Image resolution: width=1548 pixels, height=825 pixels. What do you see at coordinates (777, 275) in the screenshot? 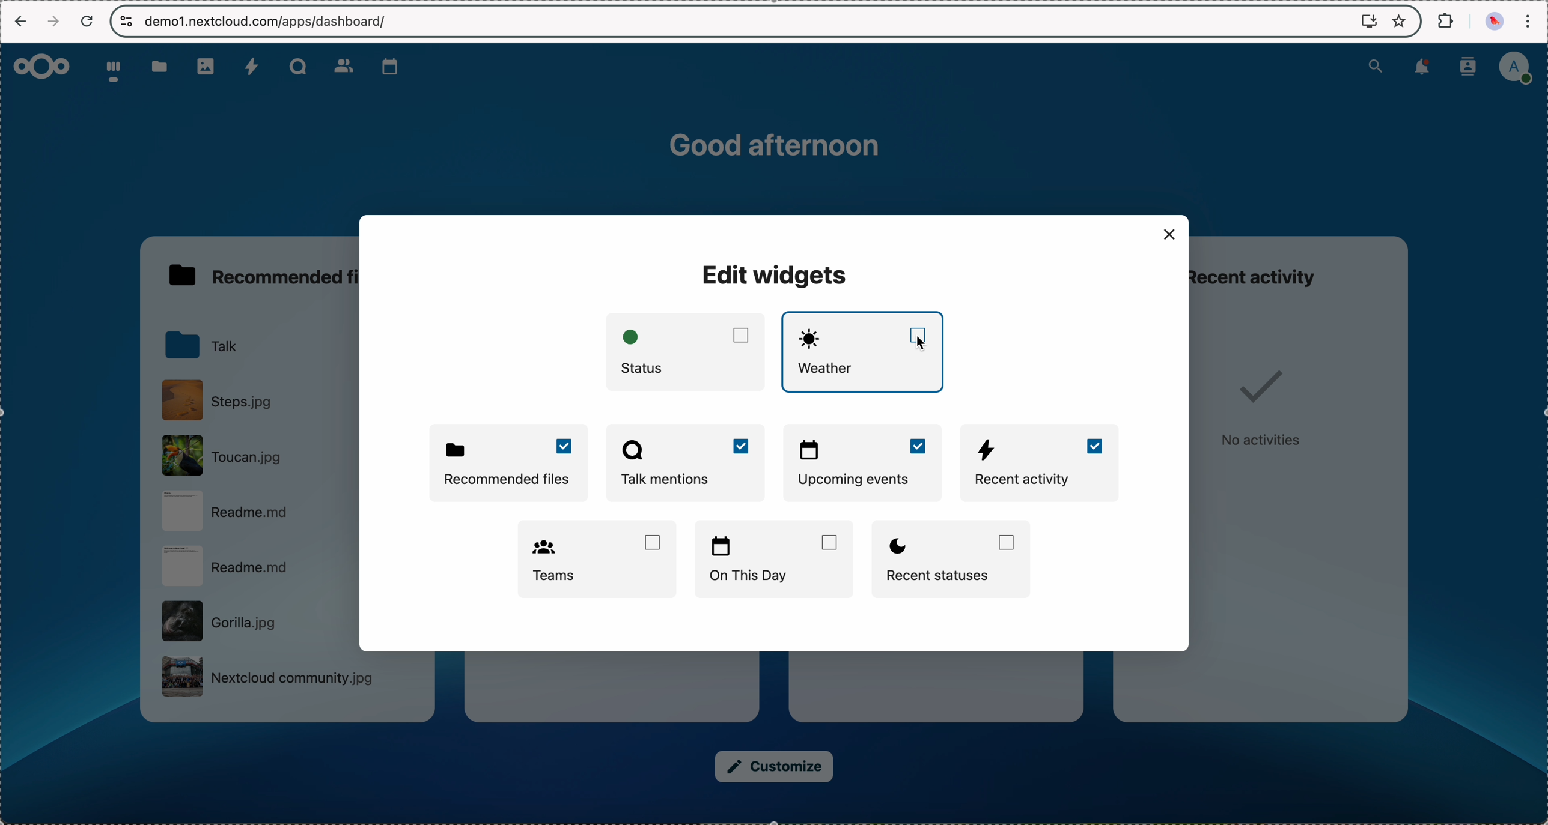
I see `edit widgets` at bounding box center [777, 275].